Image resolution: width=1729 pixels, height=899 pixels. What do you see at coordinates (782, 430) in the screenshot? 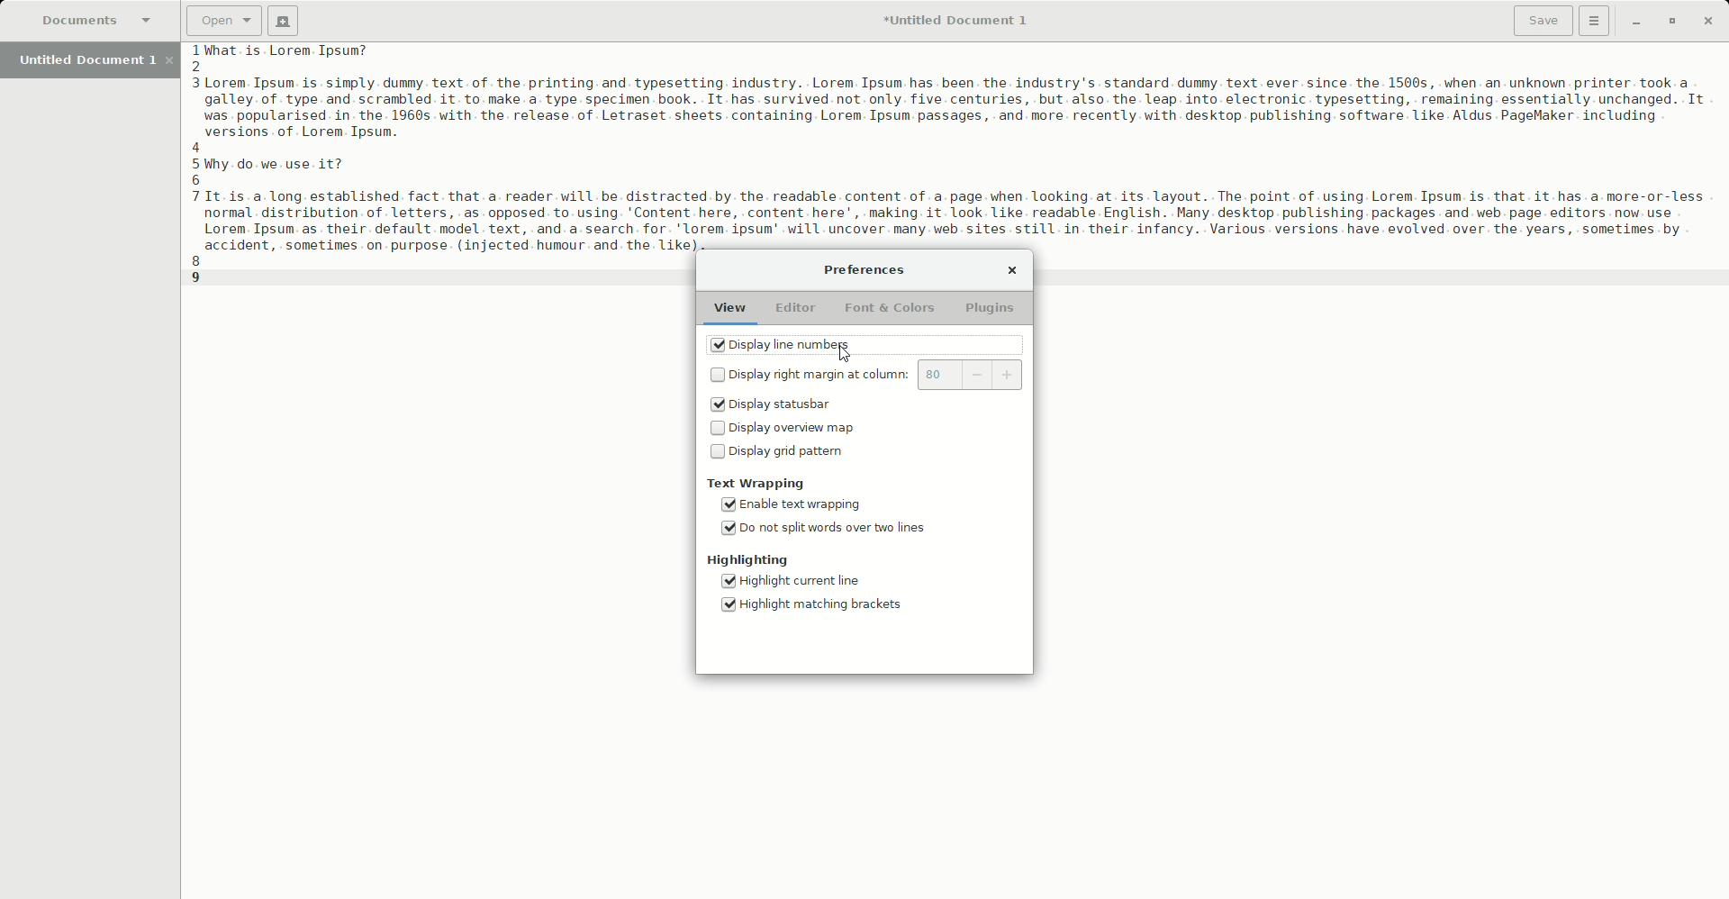
I see `Display overview map` at bounding box center [782, 430].